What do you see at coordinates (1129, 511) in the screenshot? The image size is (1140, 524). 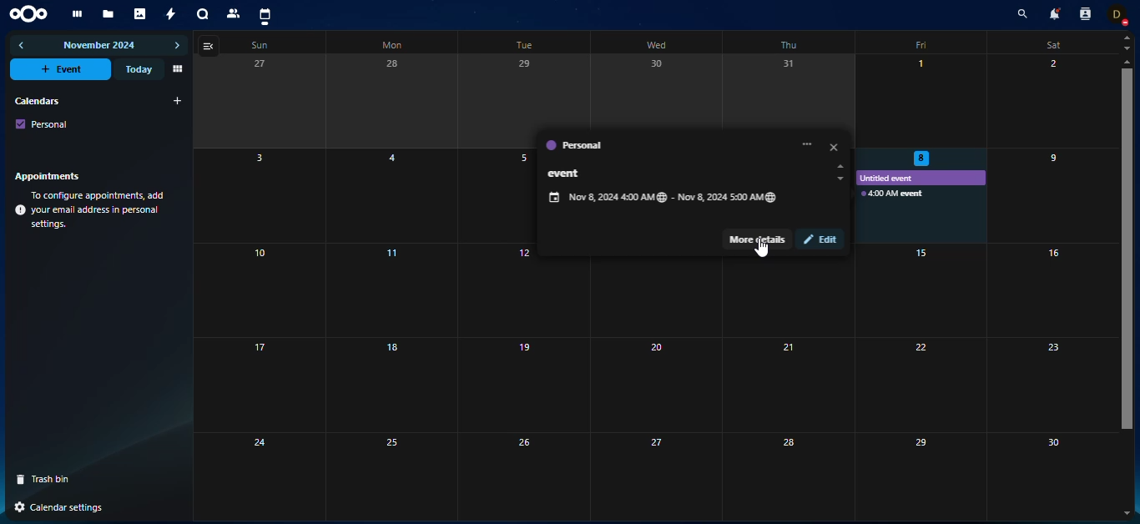 I see `down` at bounding box center [1129, 511].